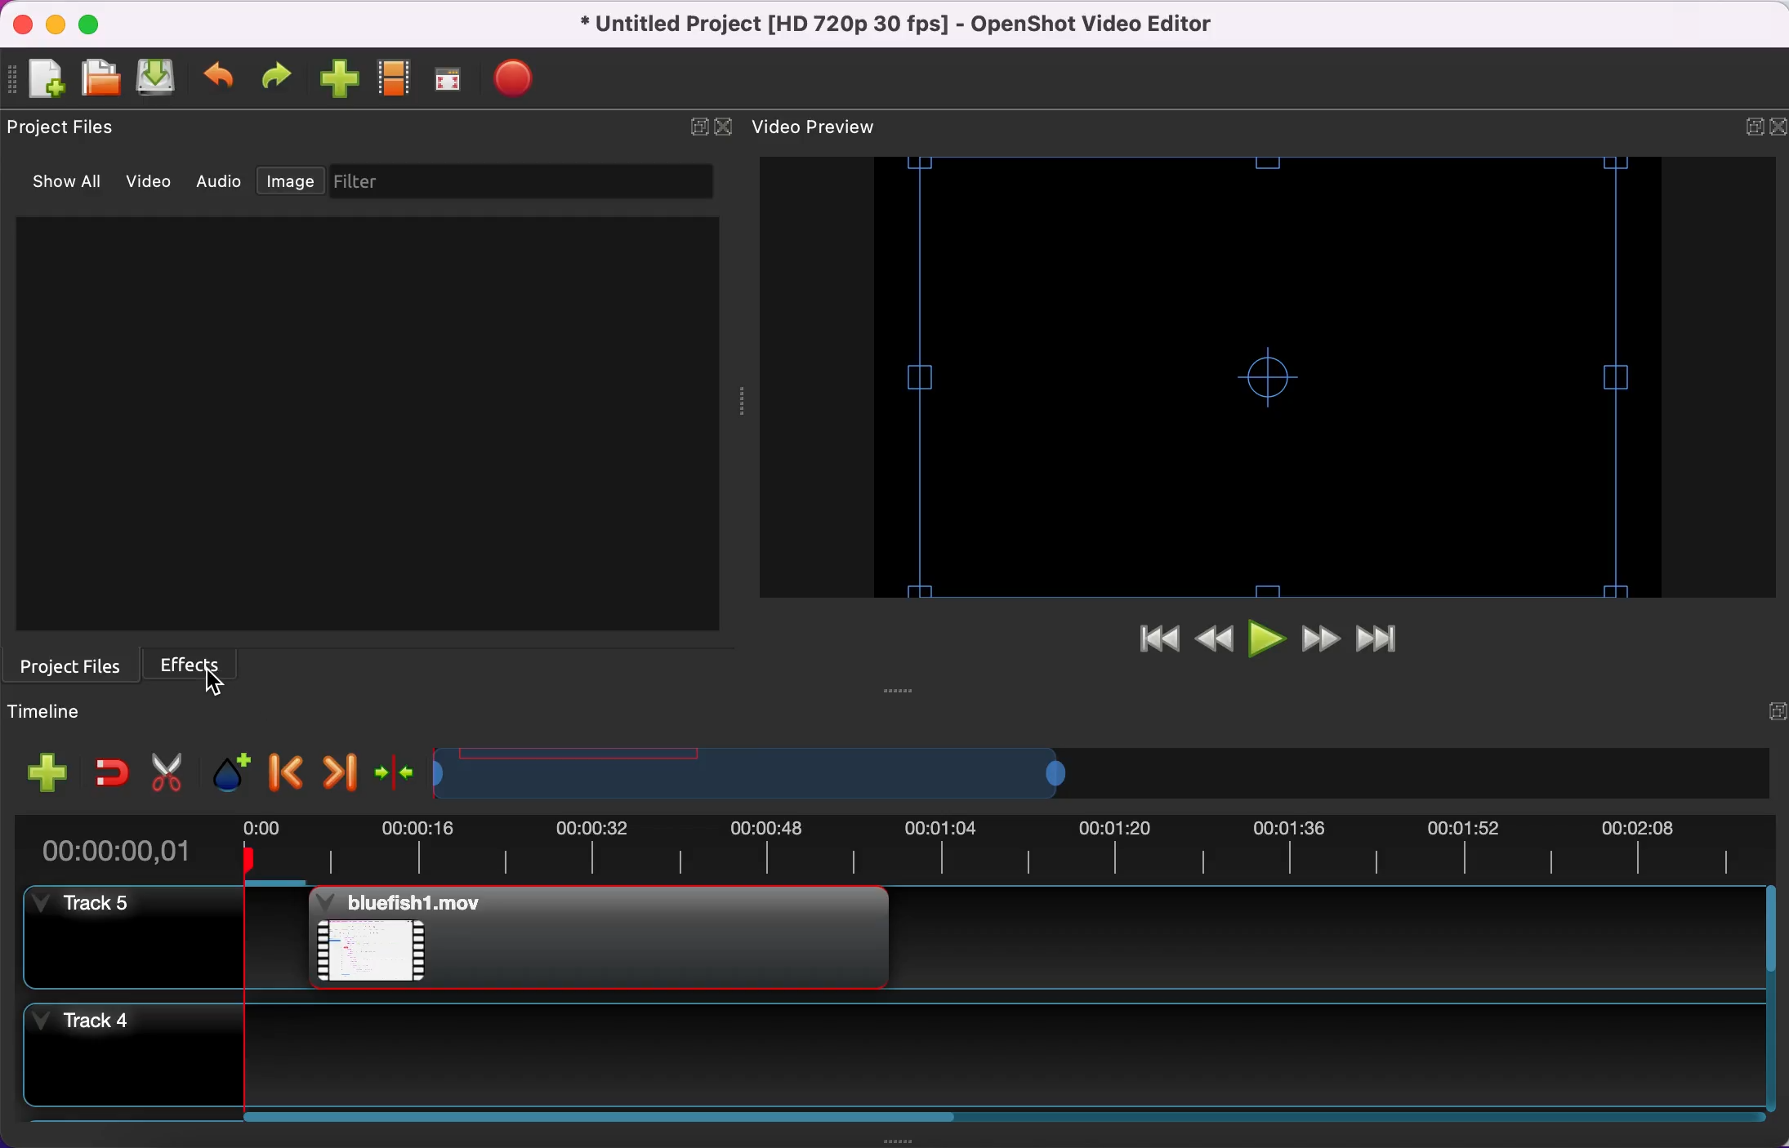  Describe the element at coordinates (217, 182) in the screenshot. I see `audio` at that location.